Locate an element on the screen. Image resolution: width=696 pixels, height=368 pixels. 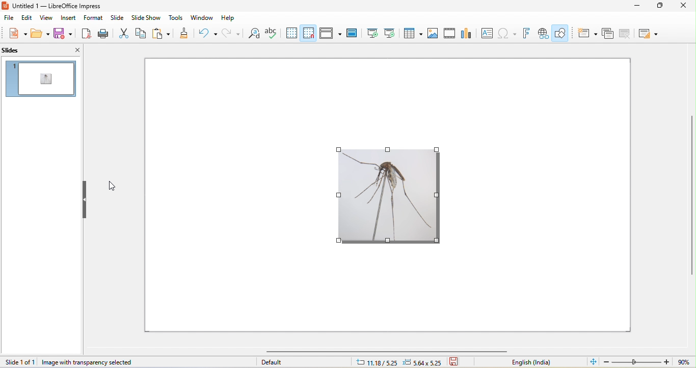
vertical scroll is located at coordinates (691, 195).